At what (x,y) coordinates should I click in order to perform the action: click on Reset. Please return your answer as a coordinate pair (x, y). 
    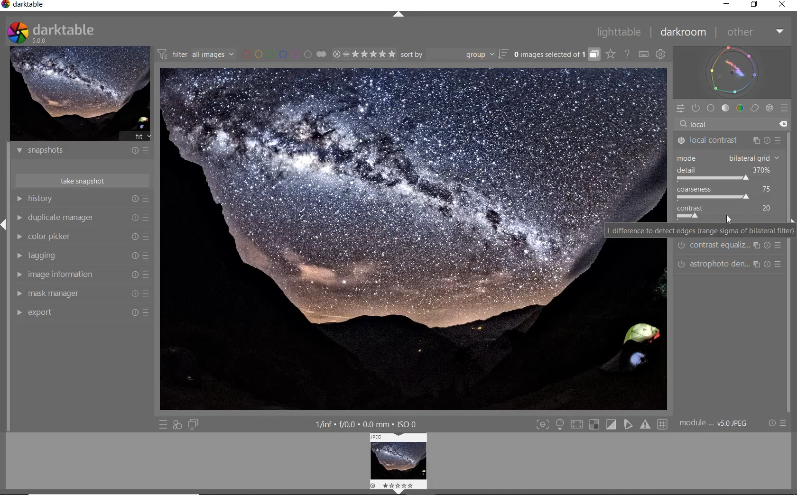
    Looking at the image, I should click on (134, 294).